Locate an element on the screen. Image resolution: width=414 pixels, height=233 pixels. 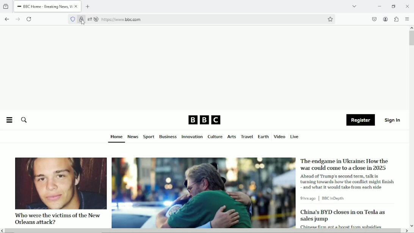
The endgame in Ukraine: How the war could come to a close in 2025 is located at coordinates (345, 164).